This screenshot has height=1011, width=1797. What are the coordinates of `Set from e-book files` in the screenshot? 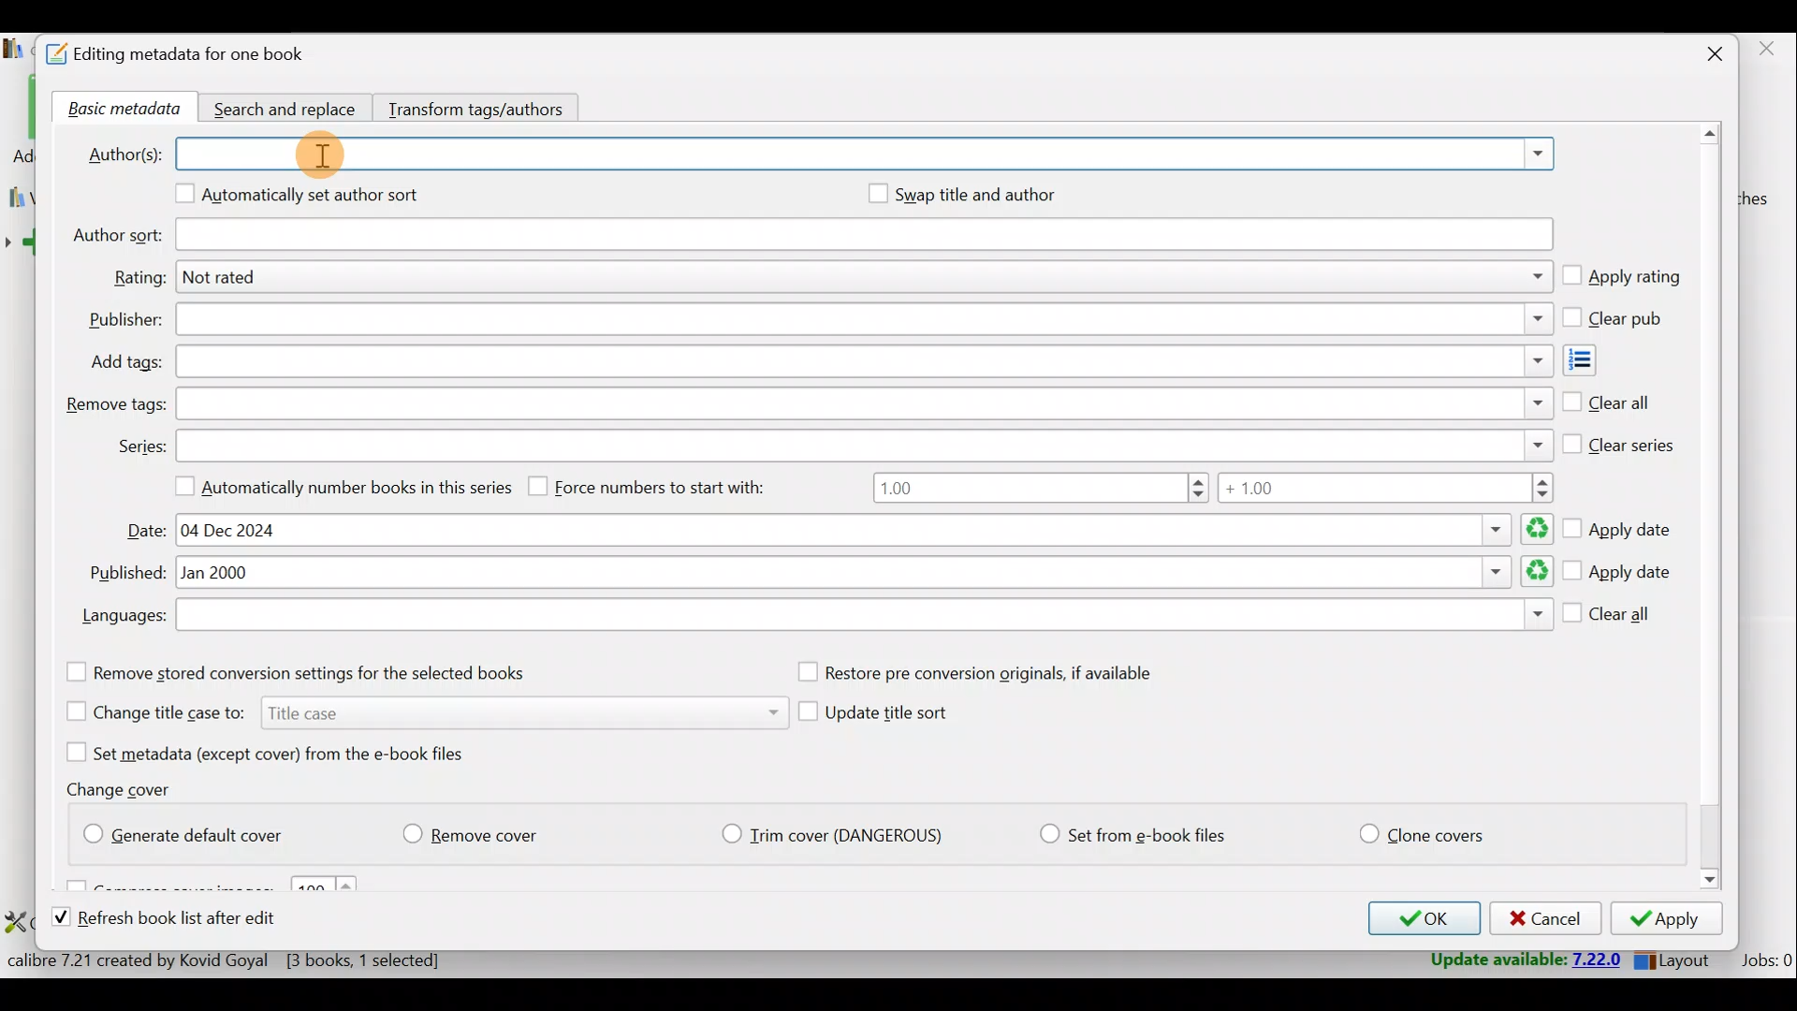 It's located at (1132, 835).